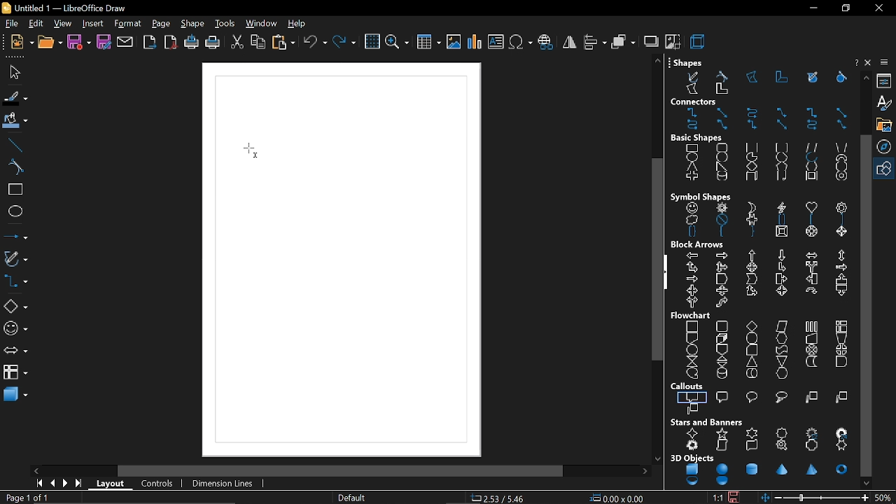  Describe the element at coordinates (150, 43) in the screenshot. I see `export` at that location.